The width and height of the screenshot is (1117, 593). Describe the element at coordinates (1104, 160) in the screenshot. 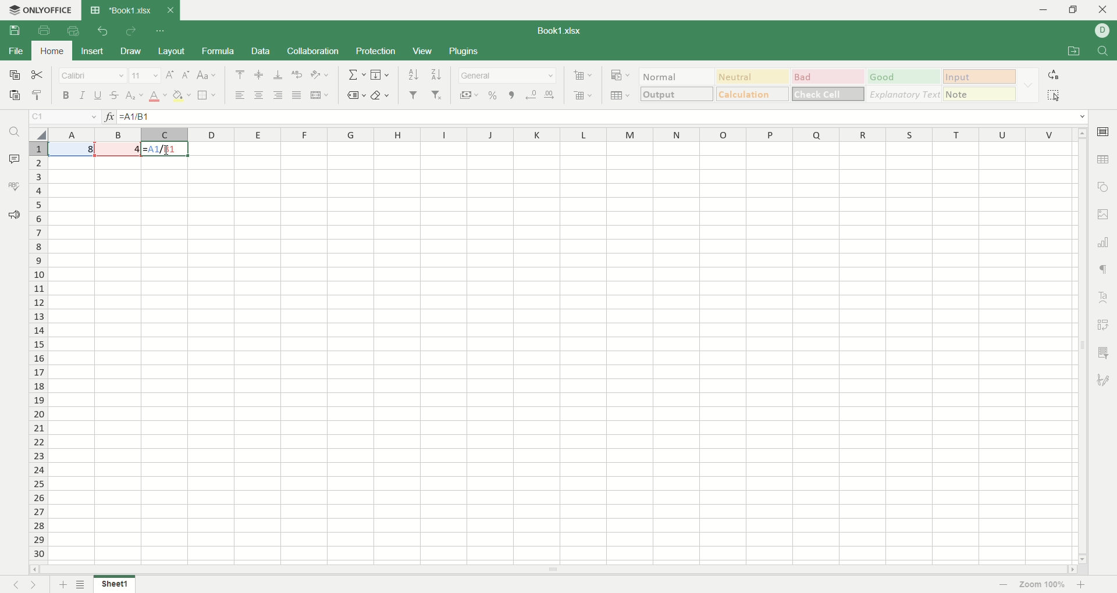

I see `table settings` at that location.